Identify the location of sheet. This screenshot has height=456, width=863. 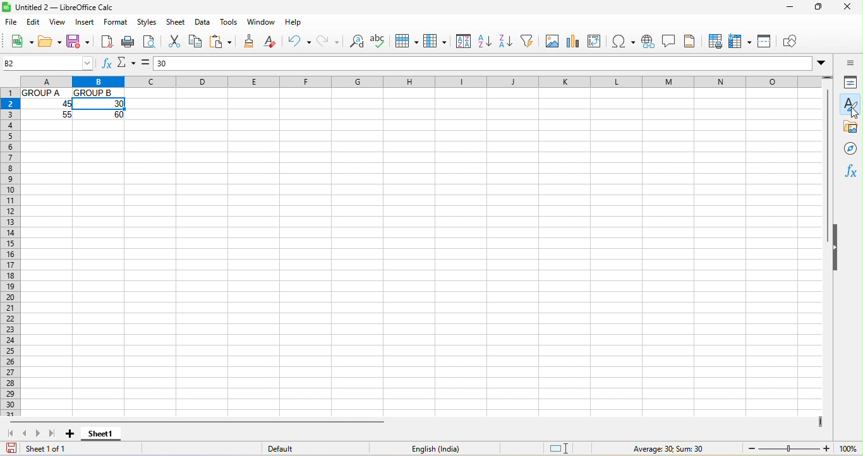
(177, 22).